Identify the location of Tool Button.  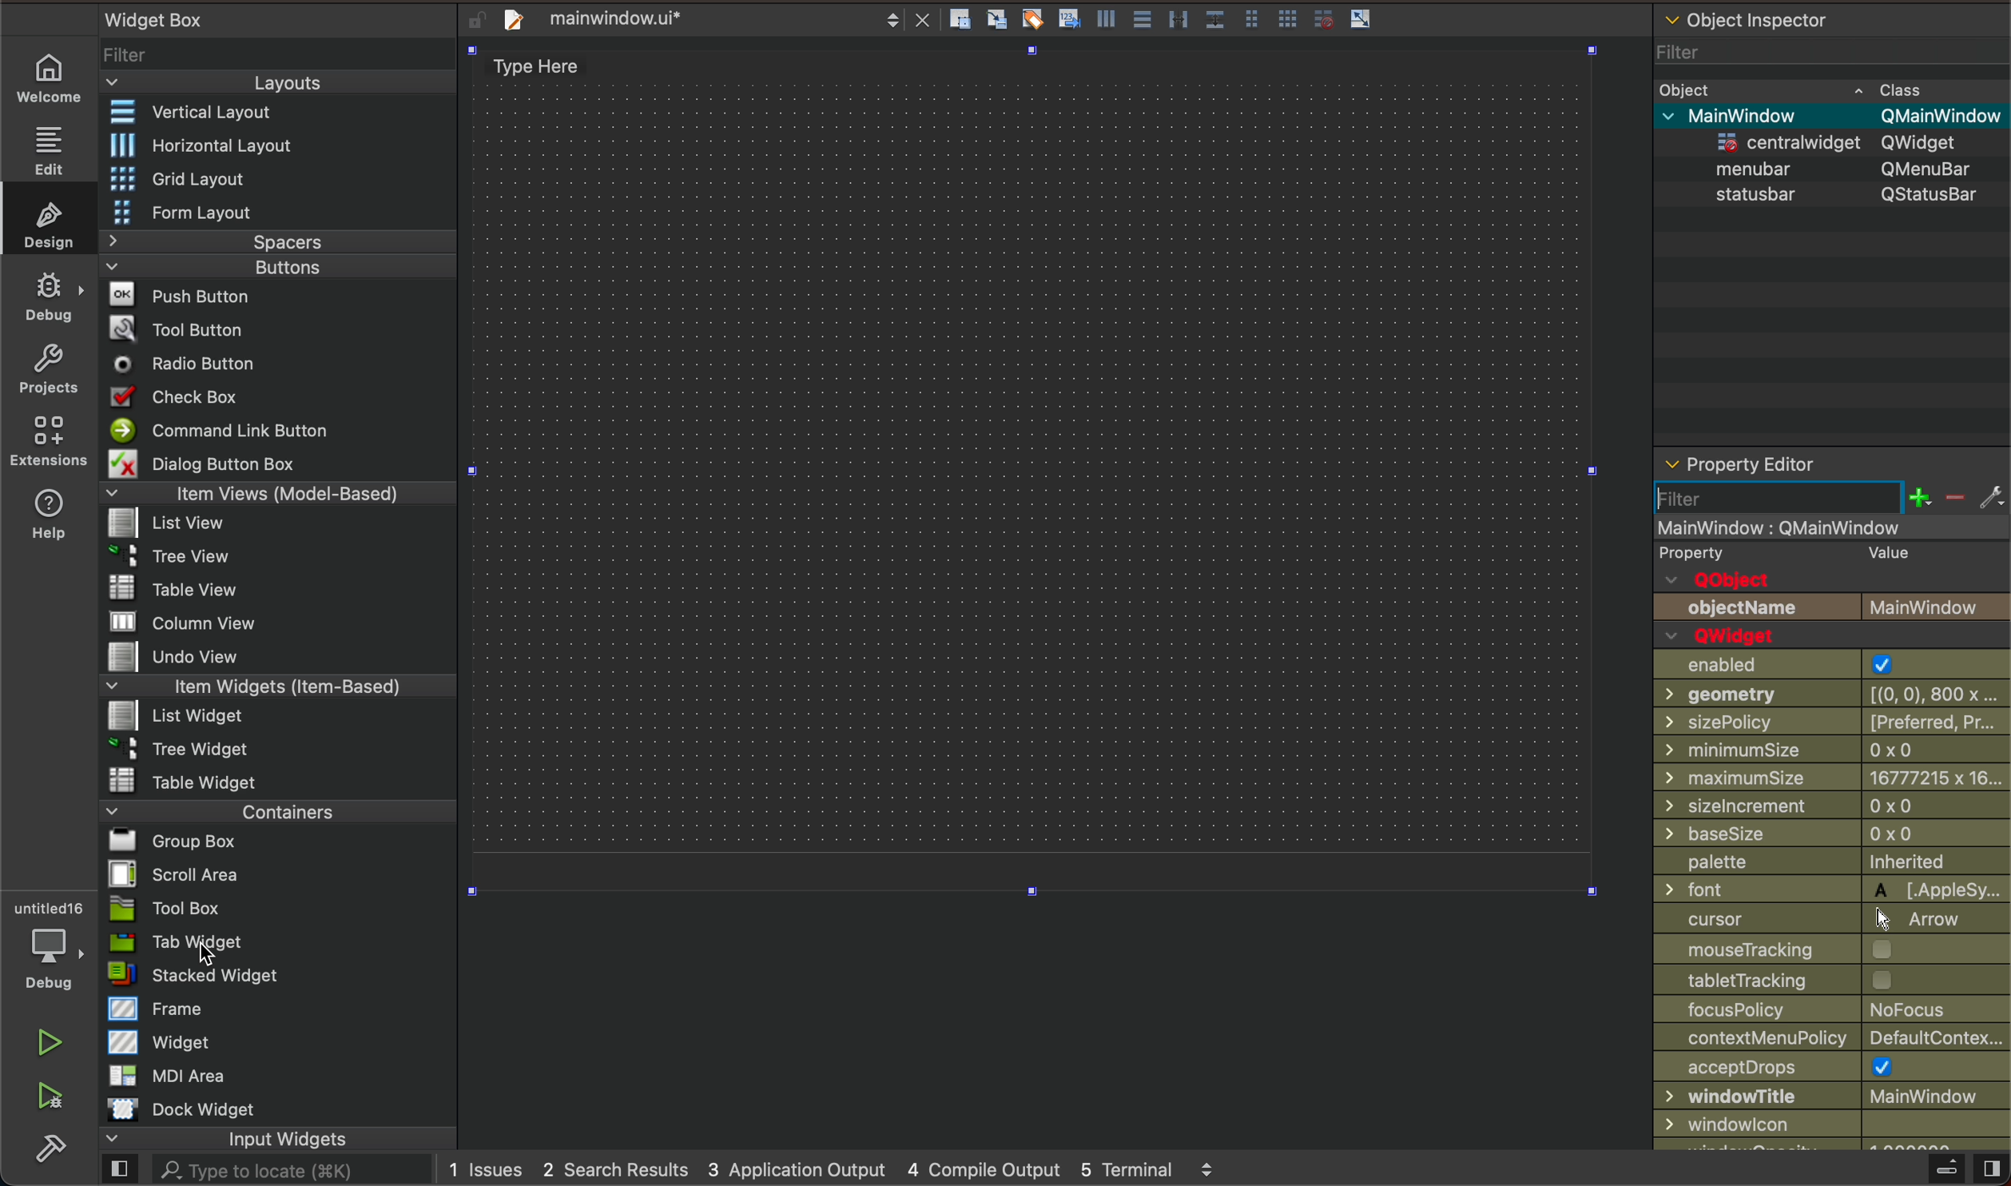
(177, 332).